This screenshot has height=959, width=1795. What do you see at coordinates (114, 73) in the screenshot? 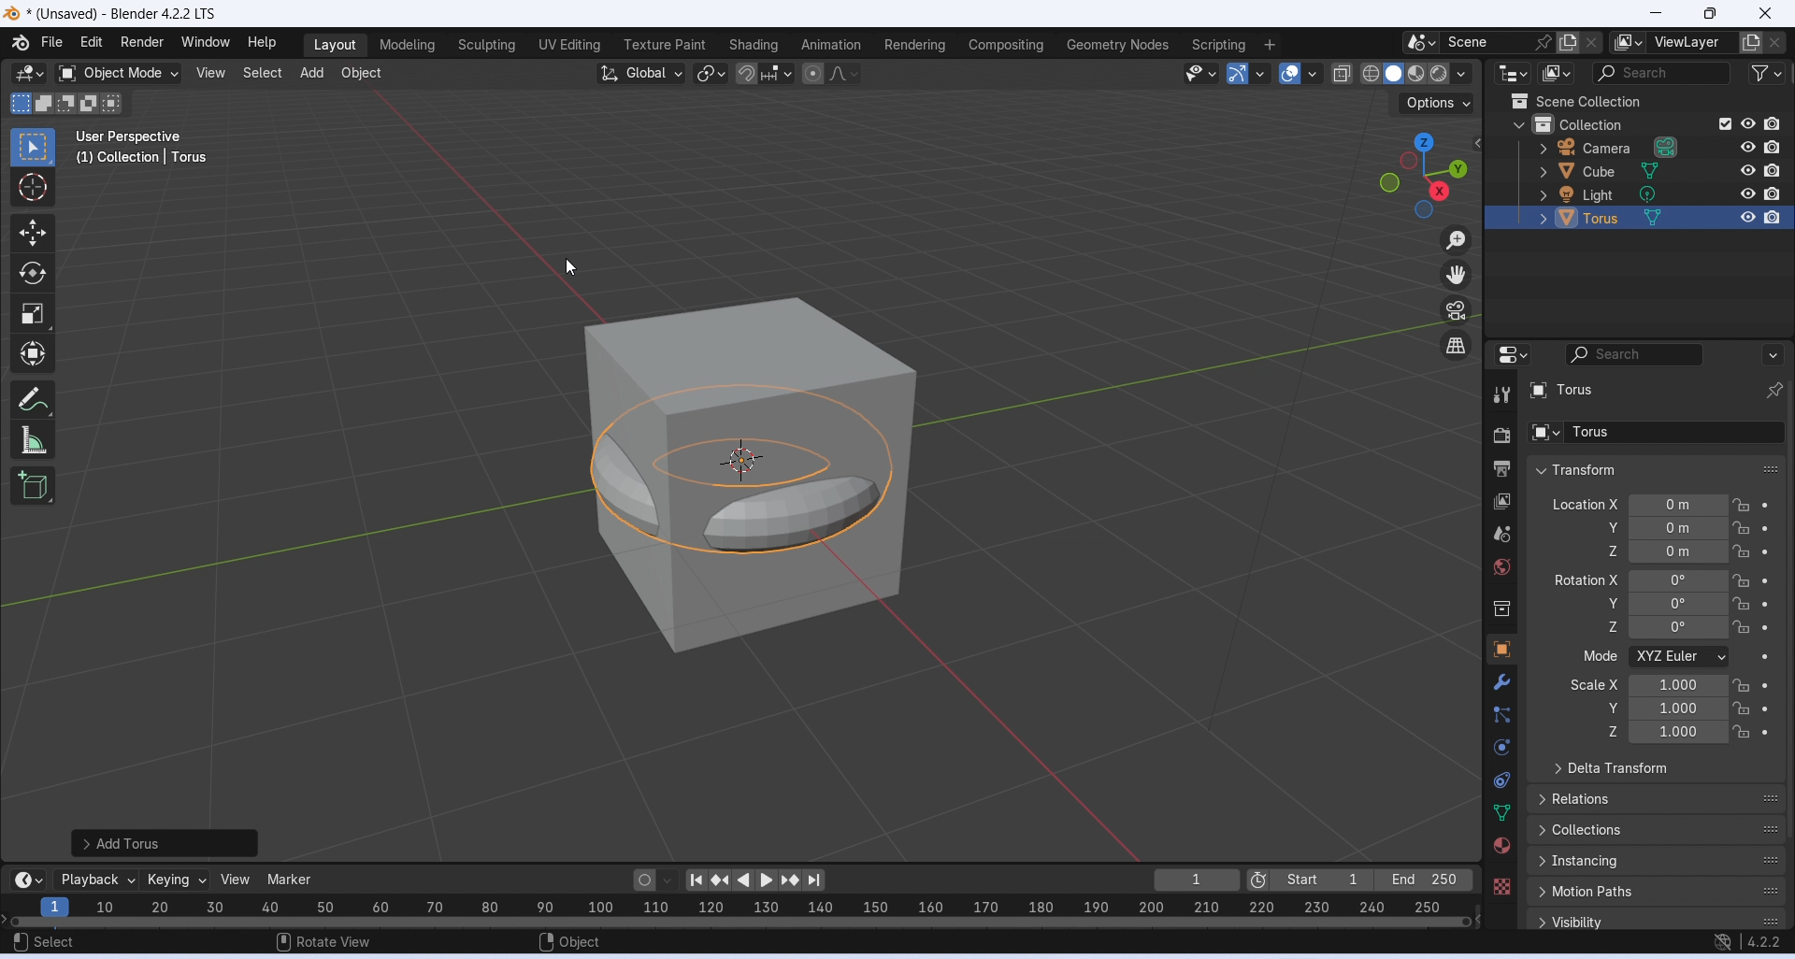
I see `Object mode` at bounding box center [114, 73].